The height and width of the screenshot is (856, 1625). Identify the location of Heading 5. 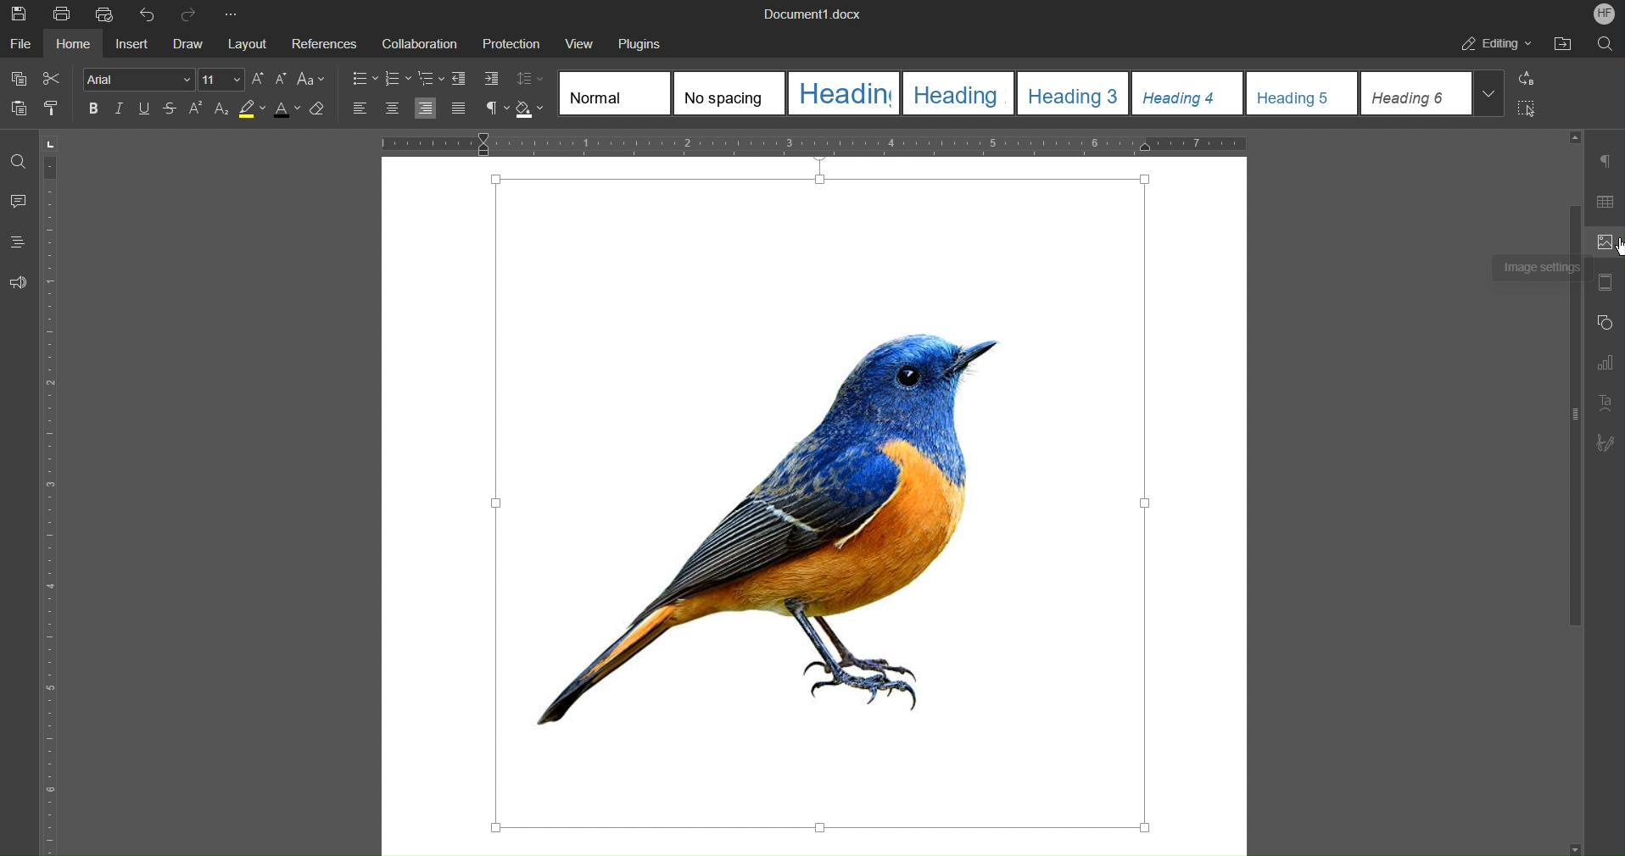
(1302, 92).